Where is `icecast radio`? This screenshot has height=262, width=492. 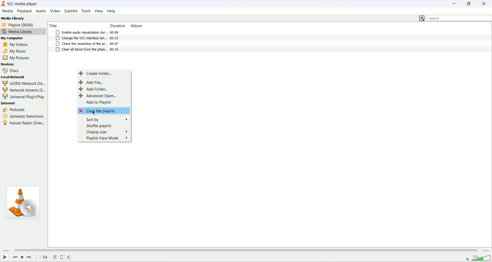 icecast radio is located at coordinates (23, 124).